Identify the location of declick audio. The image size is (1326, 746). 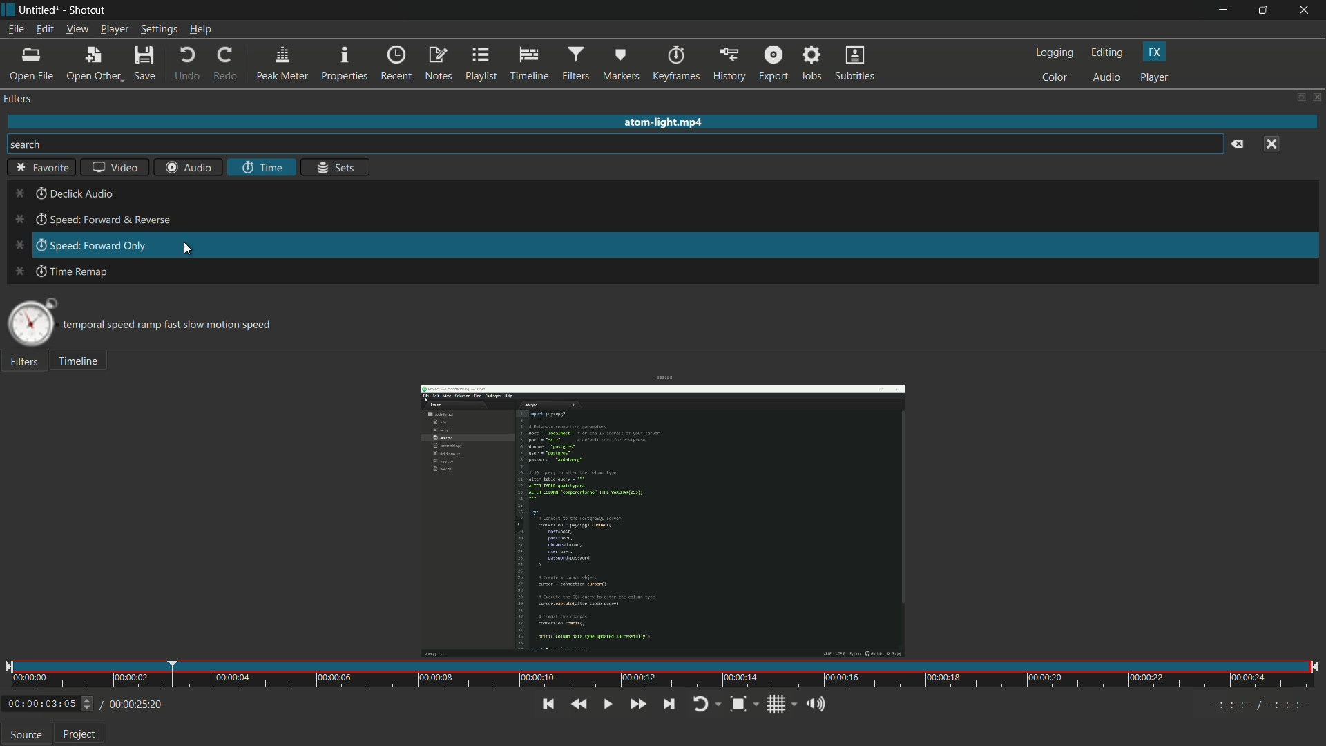
(64, 194).